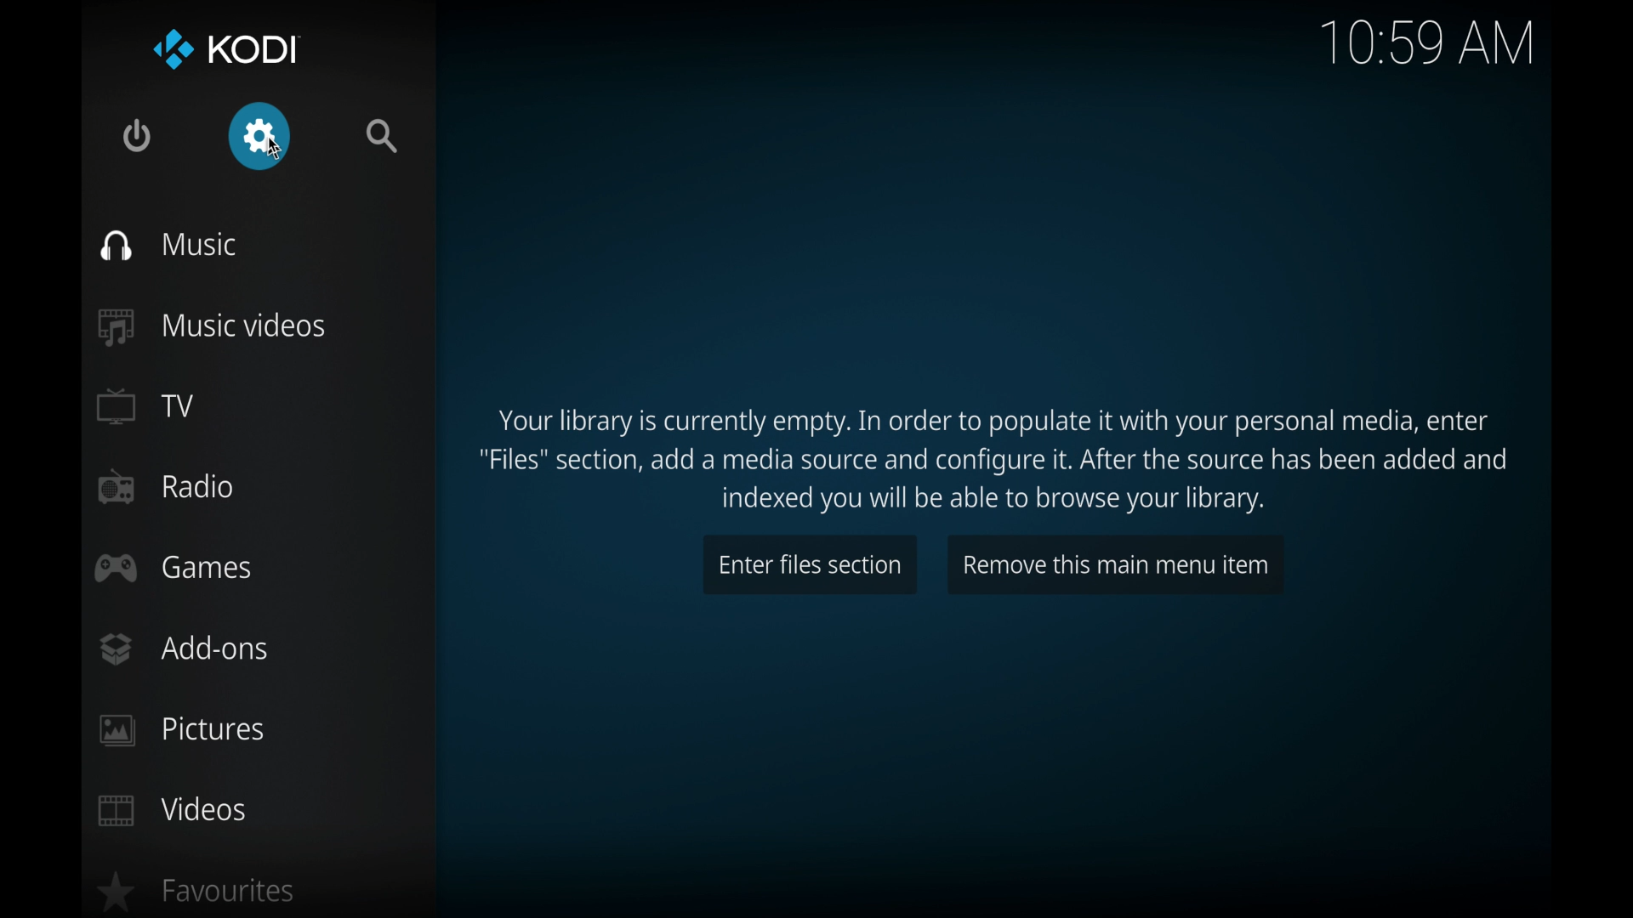  I want to click on kodi, so click(228, 48).